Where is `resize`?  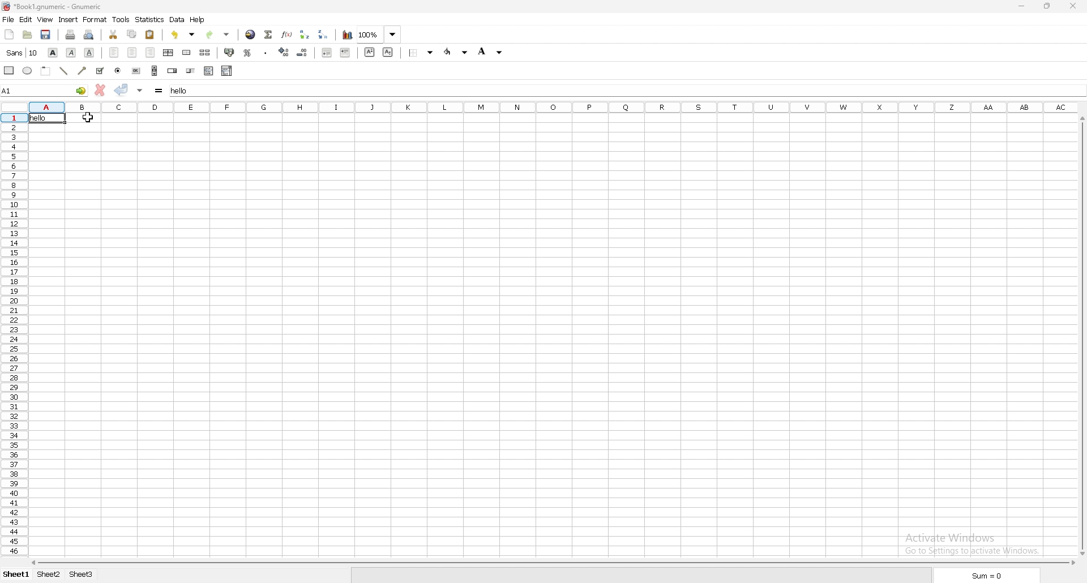
resize is located at coordinates (1047, 6).